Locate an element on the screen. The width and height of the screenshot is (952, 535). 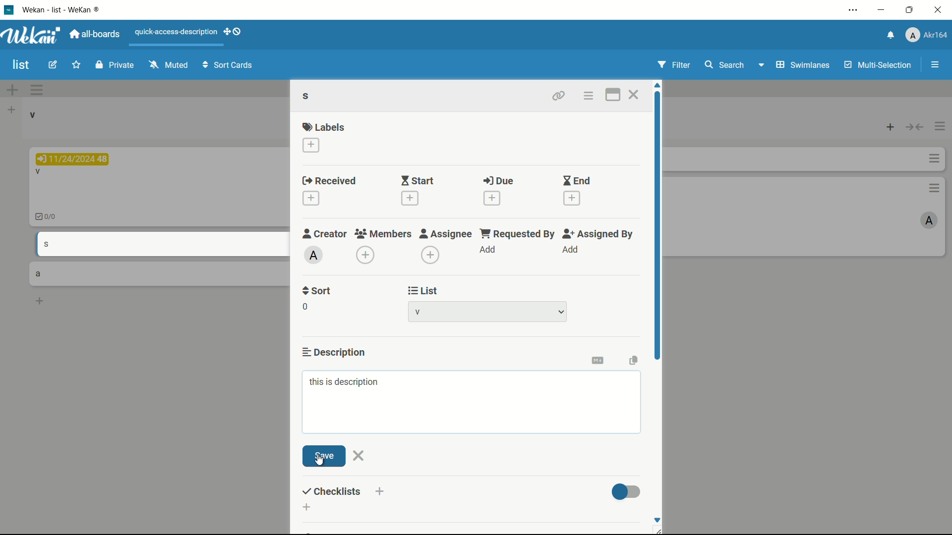
copy card link to clipboard is located at coordinates (558, 95).